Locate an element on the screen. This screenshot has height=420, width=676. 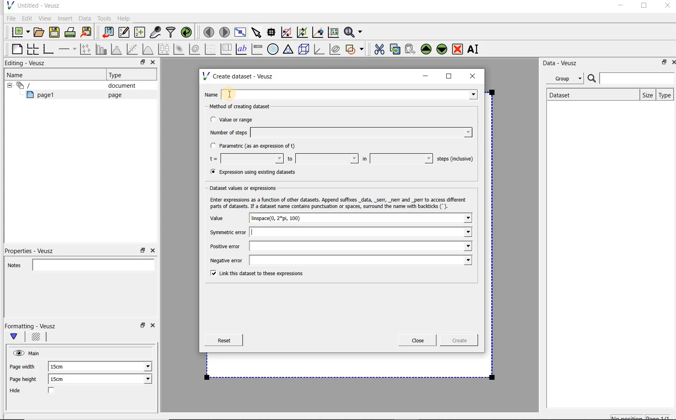
Hide is located at coordinates (40, 391).